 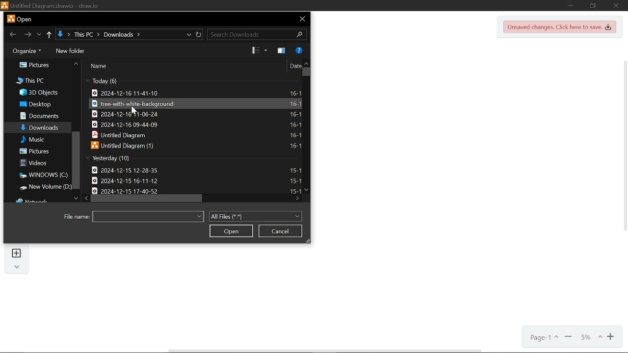 What do you see at coordinates (11, 34) in the screenshot?
I see `Previous` at bounding box center [11, 34].